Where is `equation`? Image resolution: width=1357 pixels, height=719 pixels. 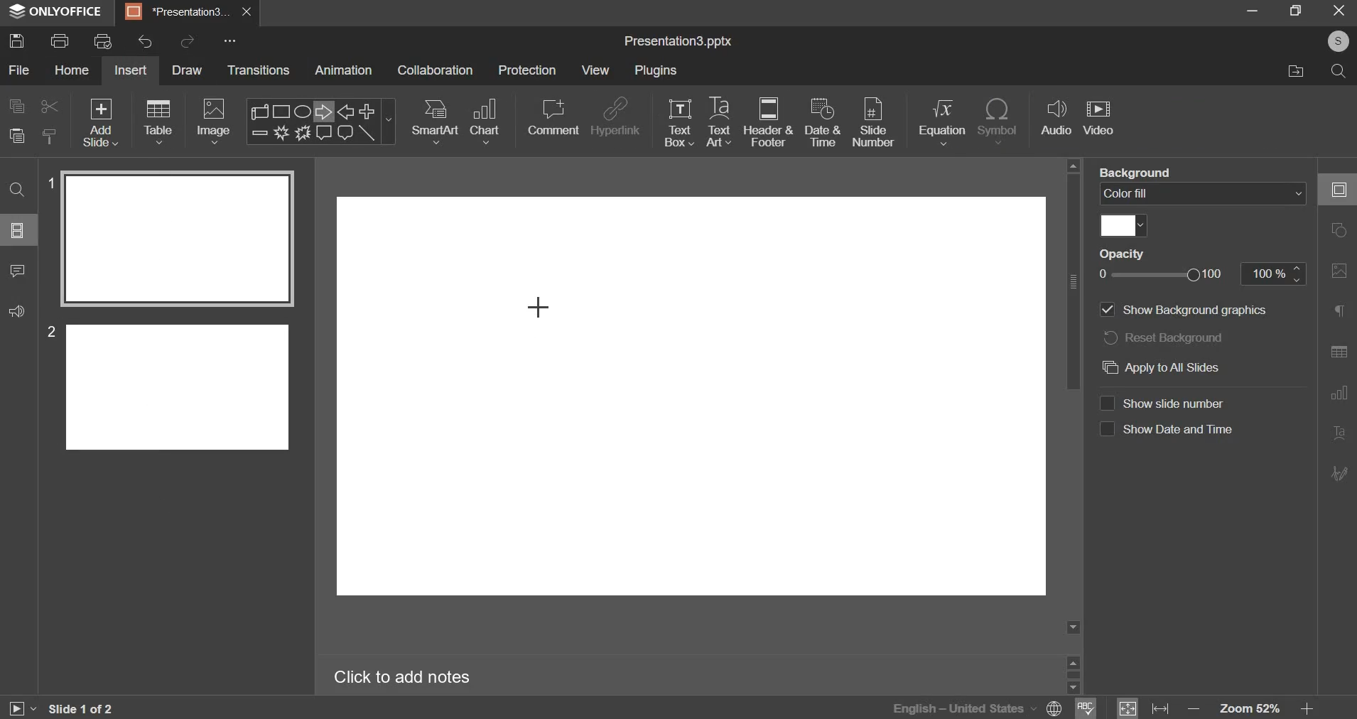 equation is located at coordinates (941, 121).